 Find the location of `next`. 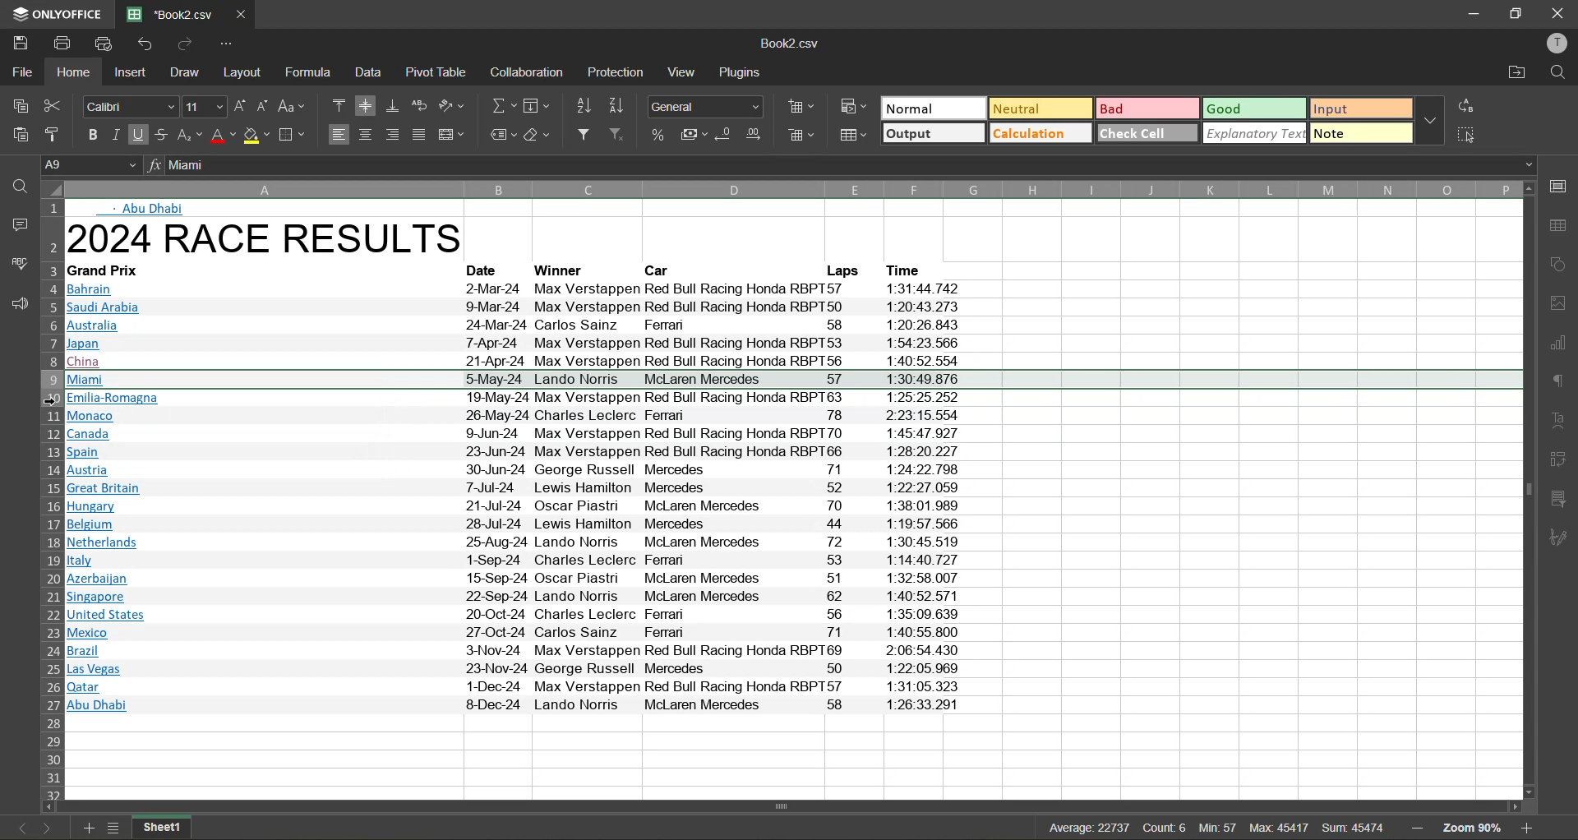

next is located at coordinates (48, 828).